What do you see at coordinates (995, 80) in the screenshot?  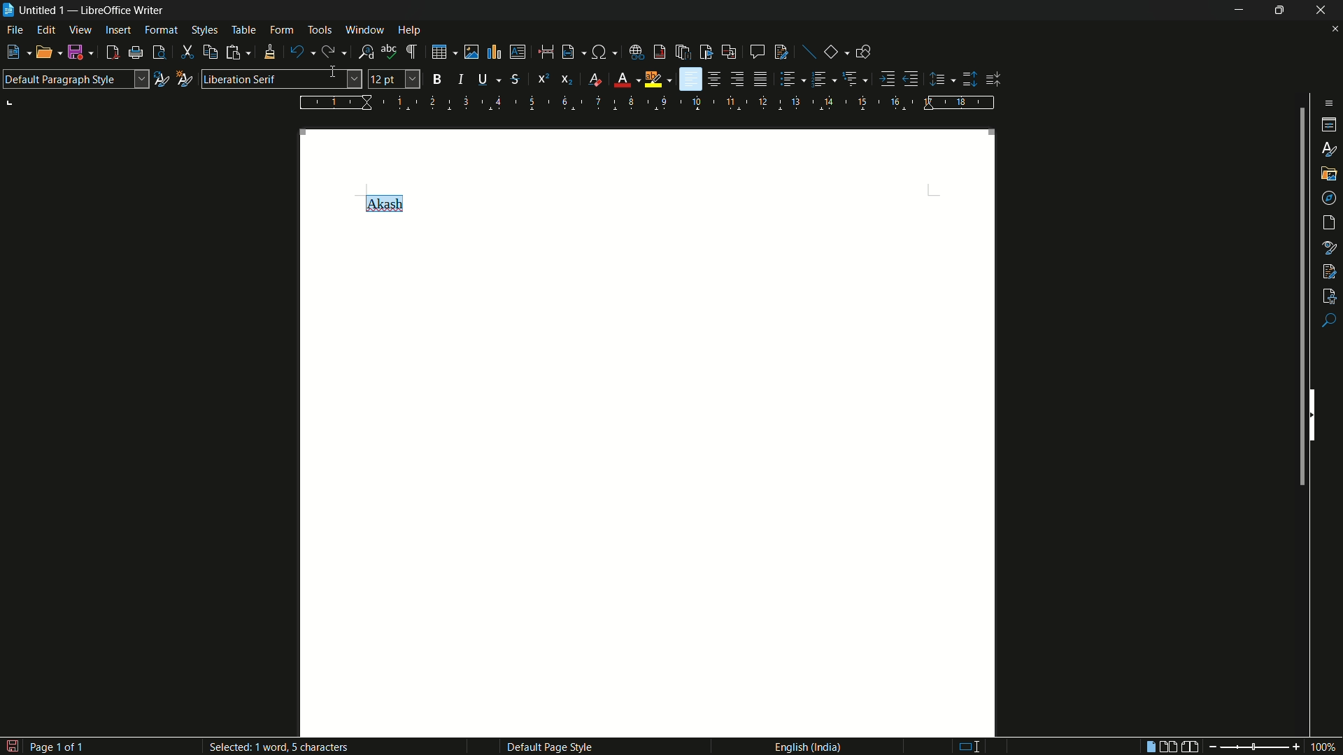 I see `decrease paragraph spacing` at bounding box center [995, 80].